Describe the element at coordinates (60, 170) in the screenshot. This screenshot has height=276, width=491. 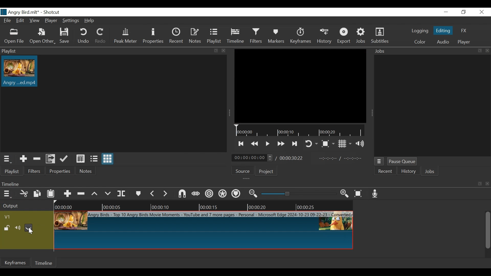
I see `Properties` at that location.